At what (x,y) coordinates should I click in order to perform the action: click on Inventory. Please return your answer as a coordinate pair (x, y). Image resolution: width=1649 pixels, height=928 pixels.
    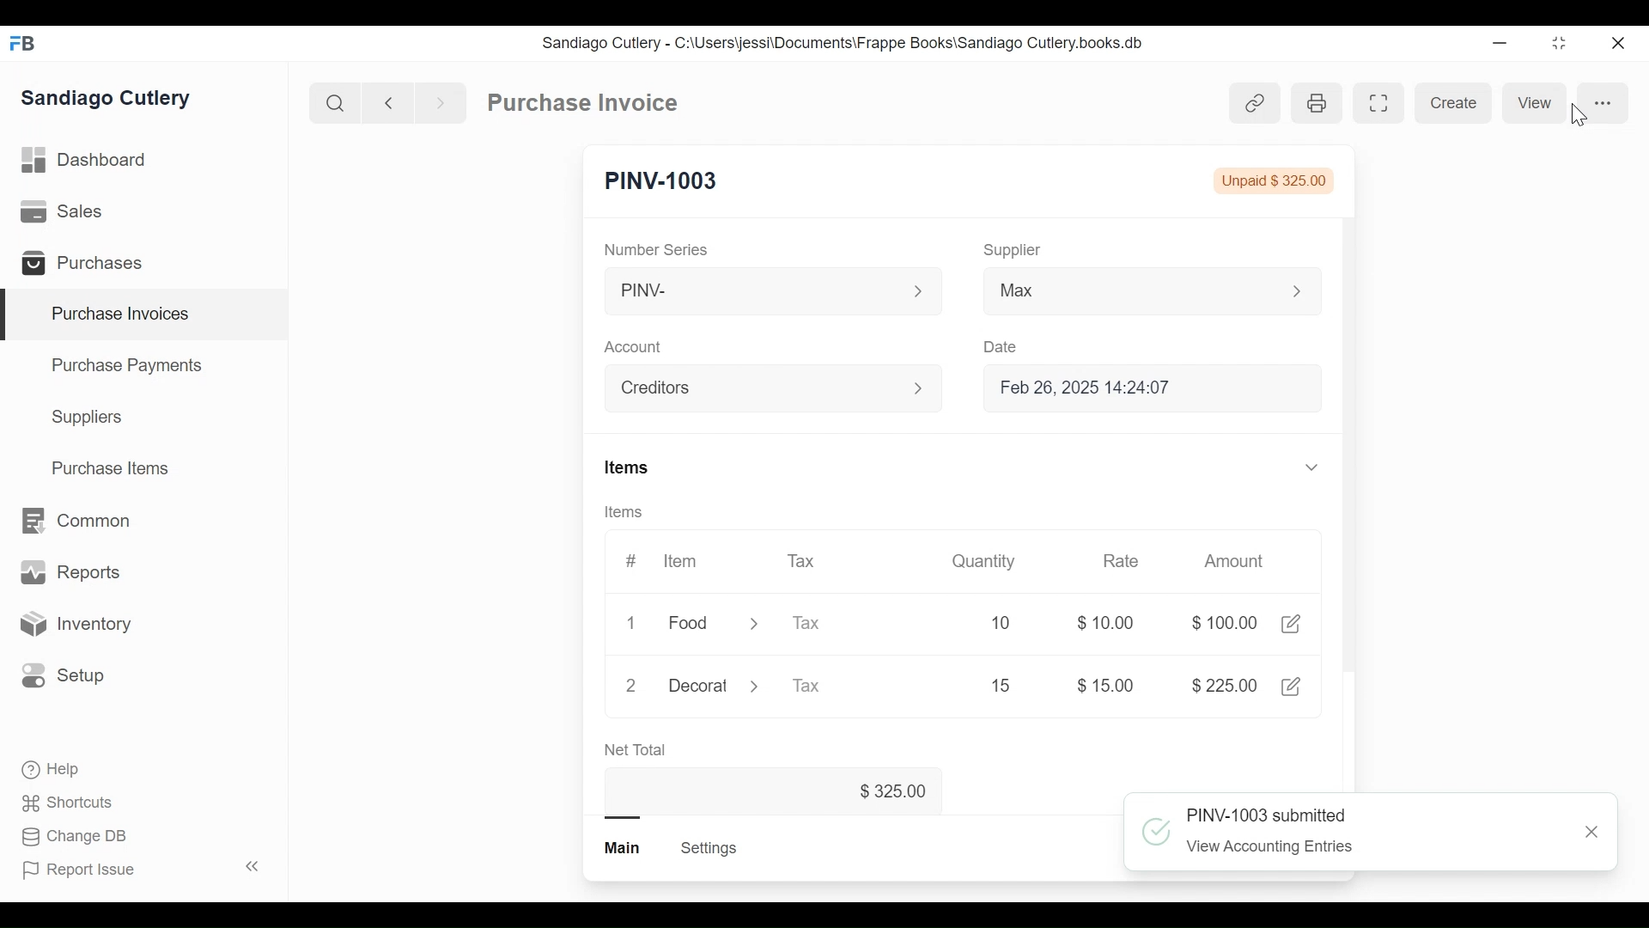
    Looking at the image, I should click on (74, 625).